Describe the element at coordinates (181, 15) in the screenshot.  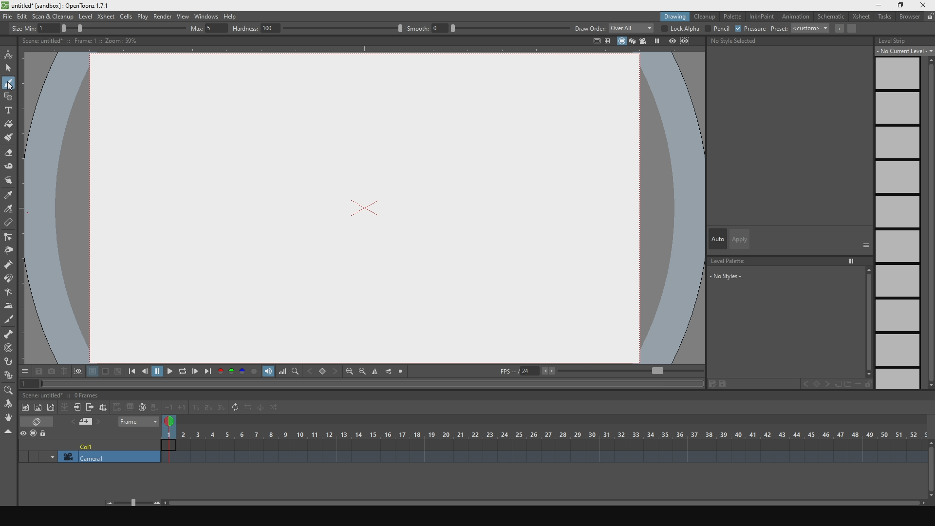
I see `view` at that location.